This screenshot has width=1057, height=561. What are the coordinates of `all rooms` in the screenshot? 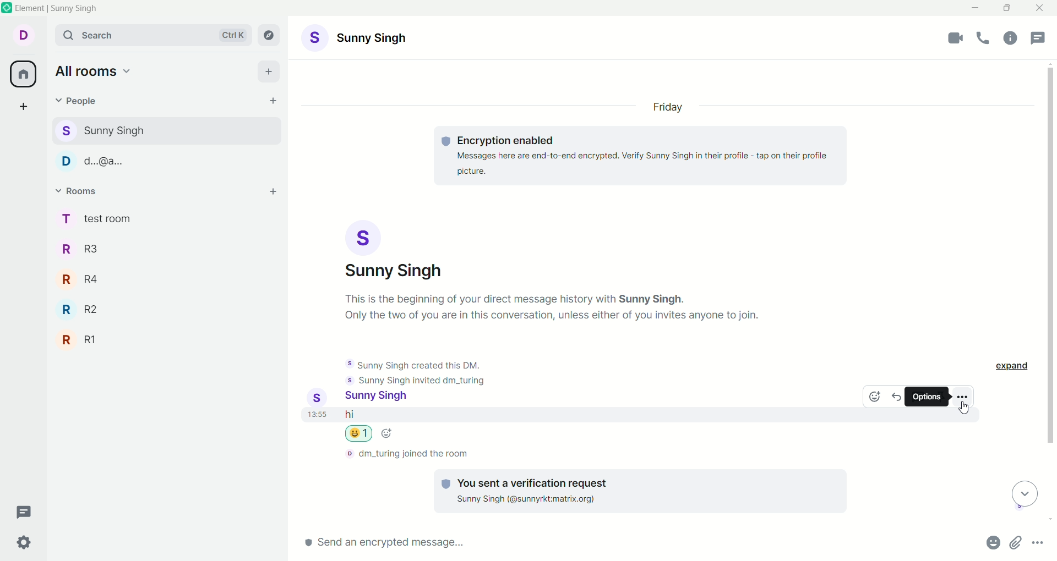 It's located at (21, 76).